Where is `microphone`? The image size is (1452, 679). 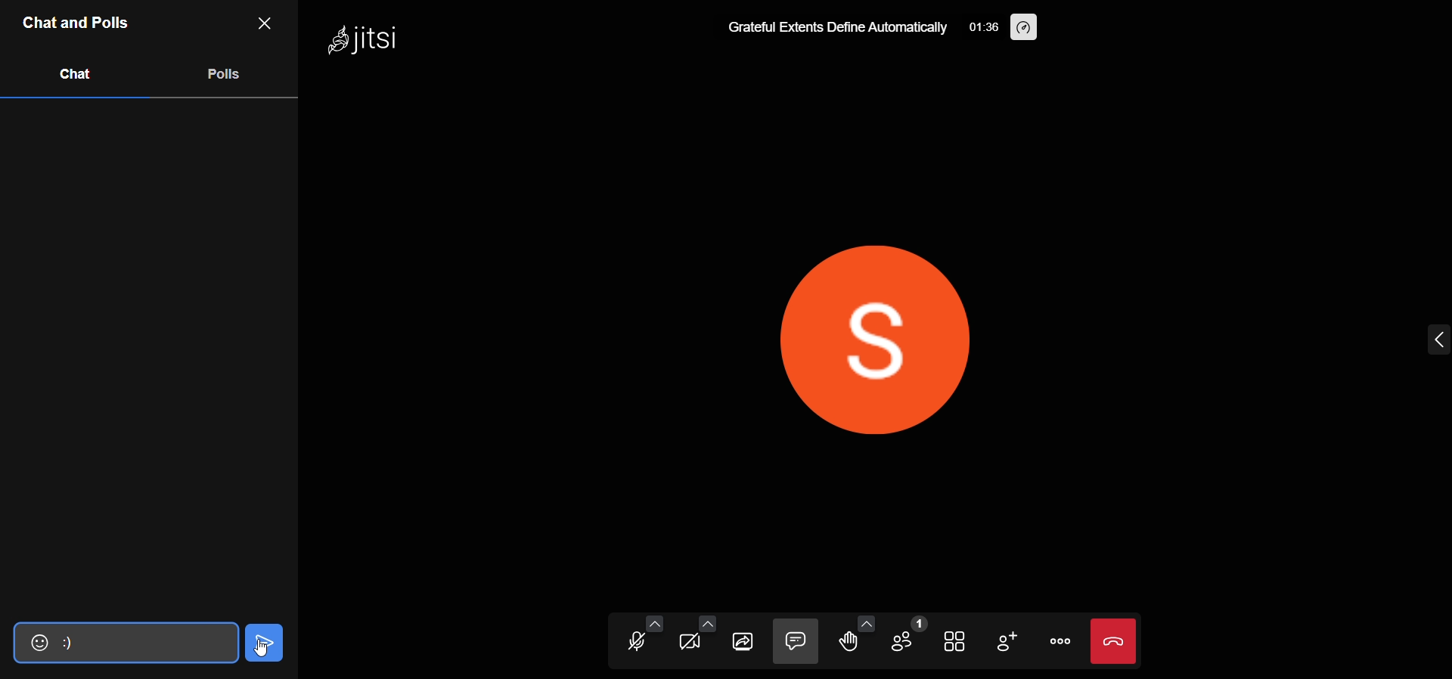
microphone is located at coordinates (639, 642).